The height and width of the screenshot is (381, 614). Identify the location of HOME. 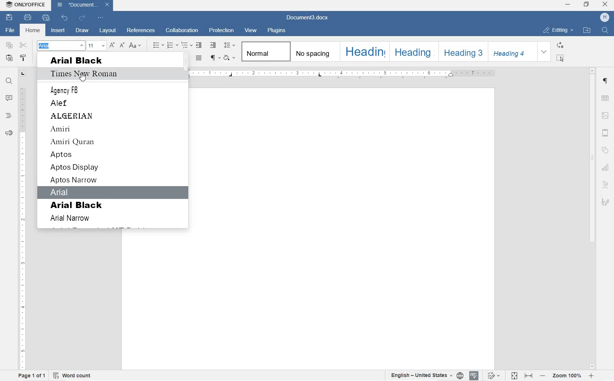
(33, 30).